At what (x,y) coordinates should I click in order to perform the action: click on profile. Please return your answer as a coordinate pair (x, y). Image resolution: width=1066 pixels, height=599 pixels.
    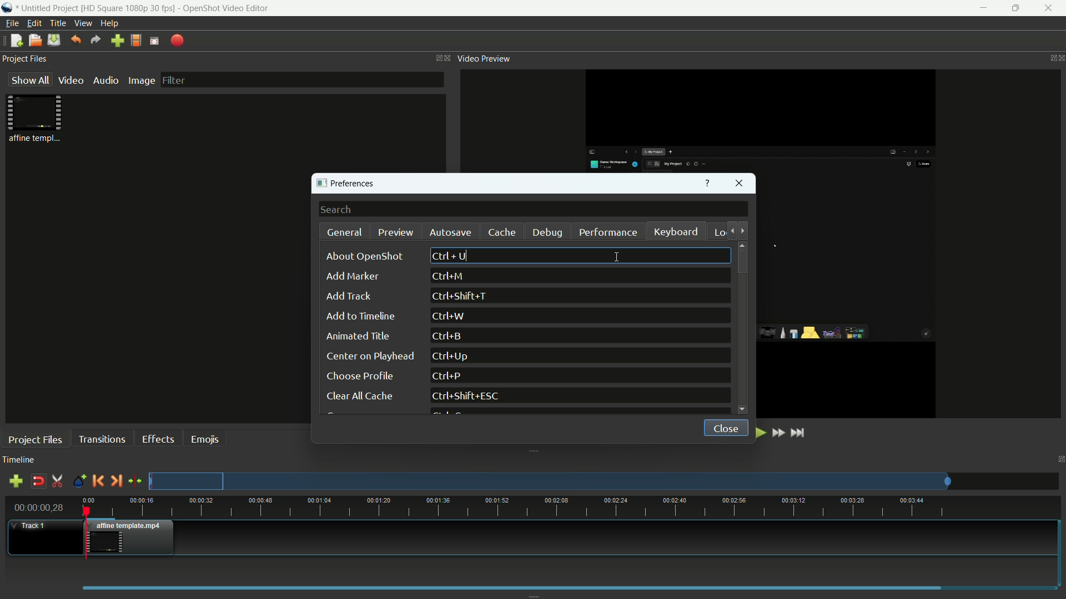
    Looking at the image, I should click on (129, 8).